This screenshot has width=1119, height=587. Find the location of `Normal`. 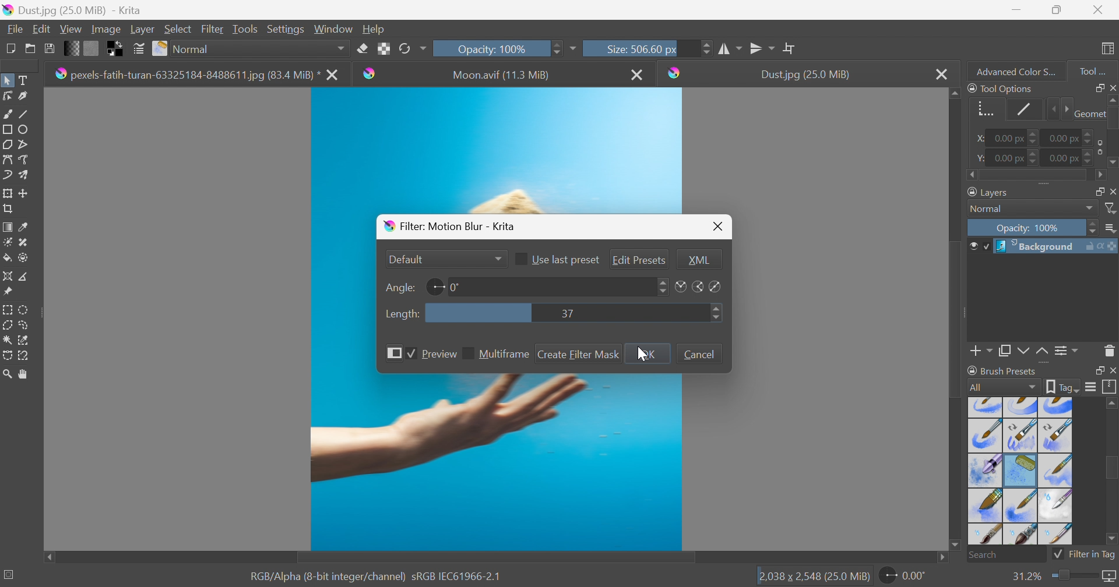

Normal is located at coordinates (990, 209).